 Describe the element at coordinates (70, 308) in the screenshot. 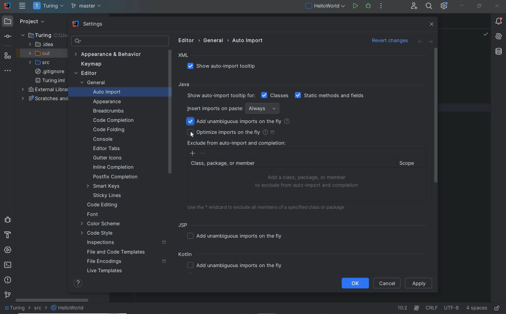

I see `HELLOWORLD(FILE NAME)` at that location.